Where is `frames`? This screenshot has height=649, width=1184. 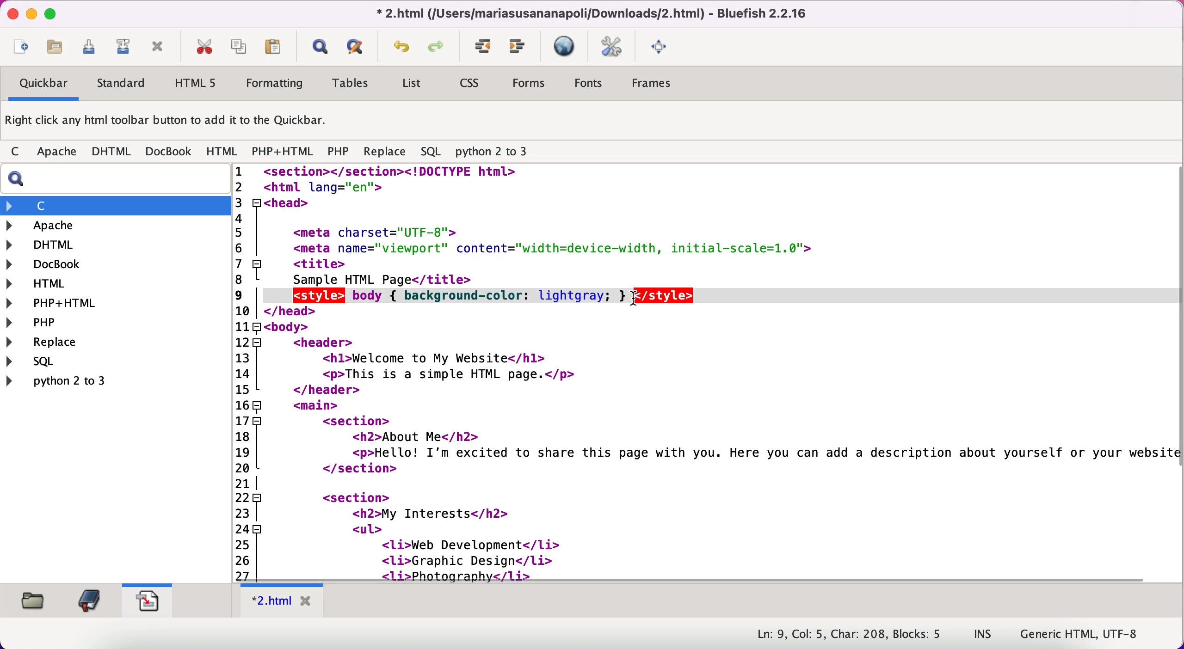 frames is located at coordinates (654, 83).